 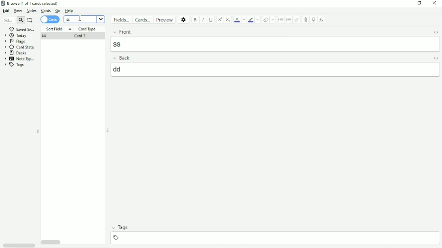 I want to click on Underline, so click(x=211, y=20).